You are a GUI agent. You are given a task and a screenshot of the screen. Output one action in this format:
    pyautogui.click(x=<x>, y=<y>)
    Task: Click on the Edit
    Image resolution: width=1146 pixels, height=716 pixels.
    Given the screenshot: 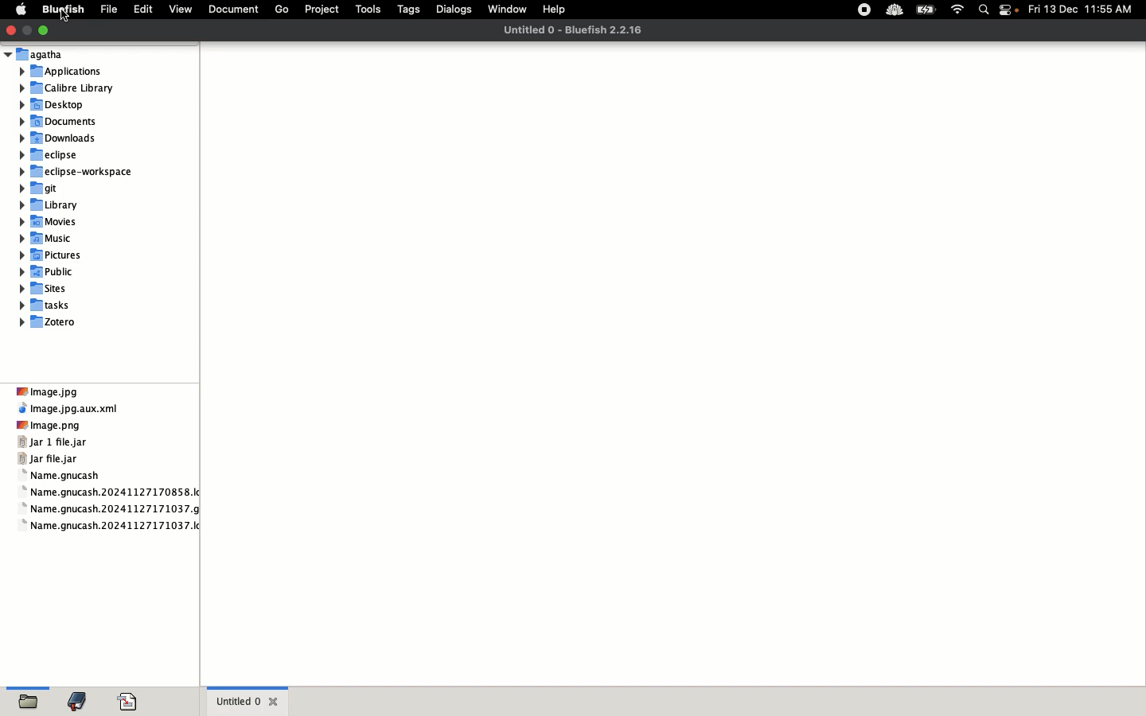 What is the action you would take?
    pyautogui.click(x=140, y=9)
    